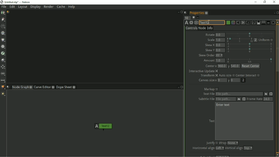  Describe the element at coordinates (250, 50) in the screenshot. I see `selection bar` at that location.